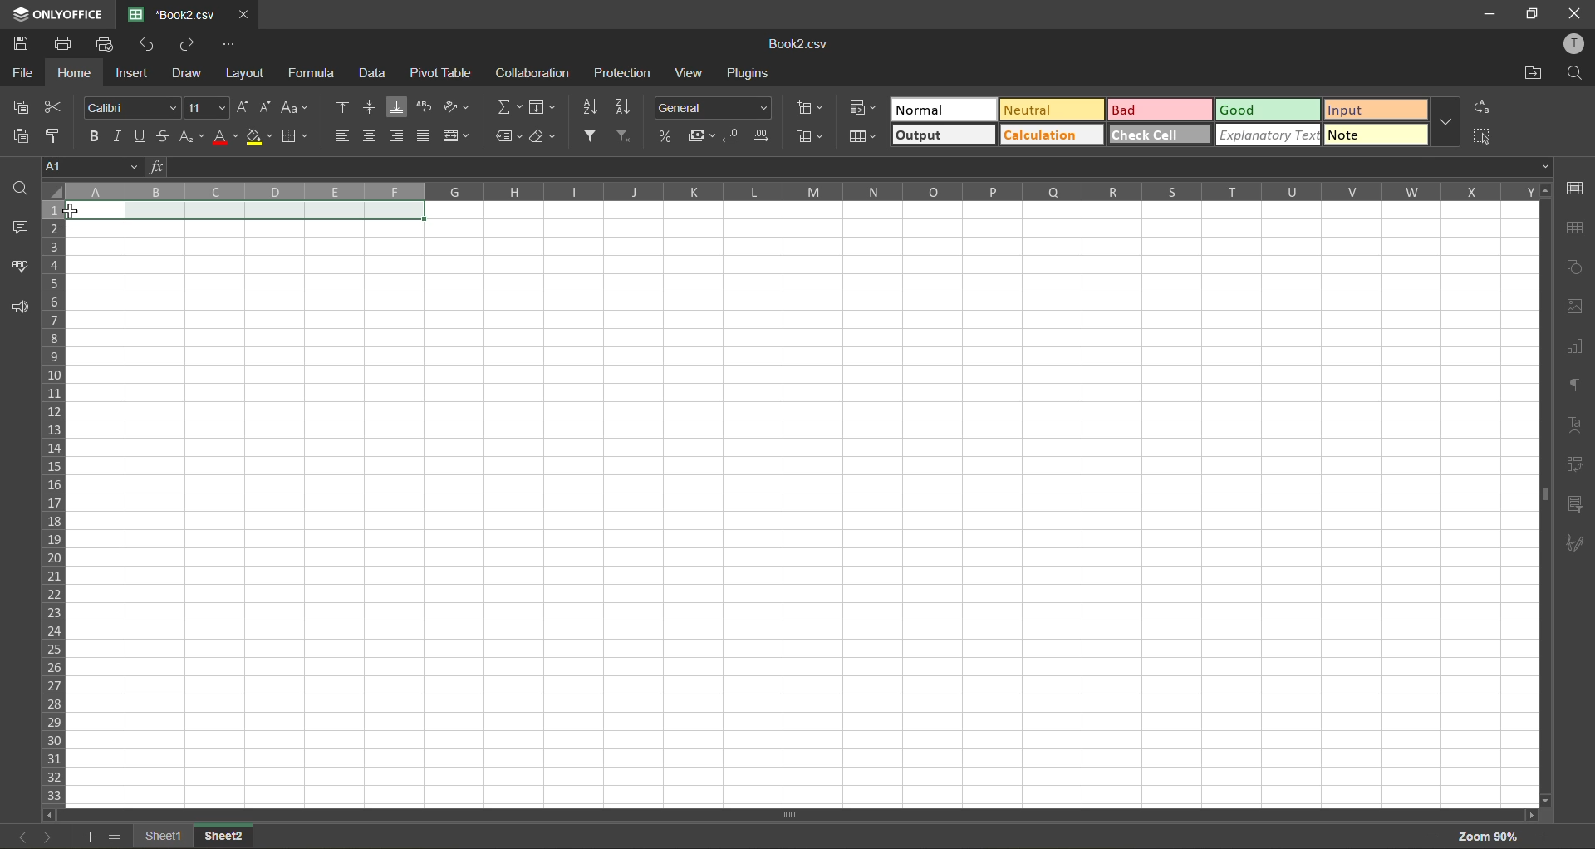 Image resolution: width=1595 pixels, height=849 pixels. Describe the element at coordinates (1449, 124) in the screenshot. I see `more options` at that location.